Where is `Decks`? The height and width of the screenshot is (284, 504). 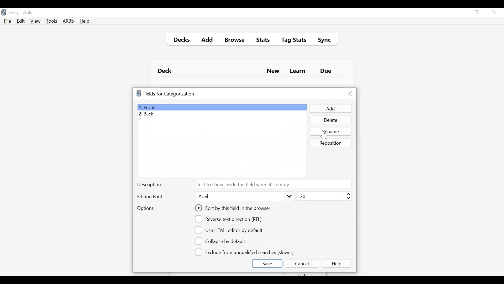
Decks is located at coordinates (180, 40).